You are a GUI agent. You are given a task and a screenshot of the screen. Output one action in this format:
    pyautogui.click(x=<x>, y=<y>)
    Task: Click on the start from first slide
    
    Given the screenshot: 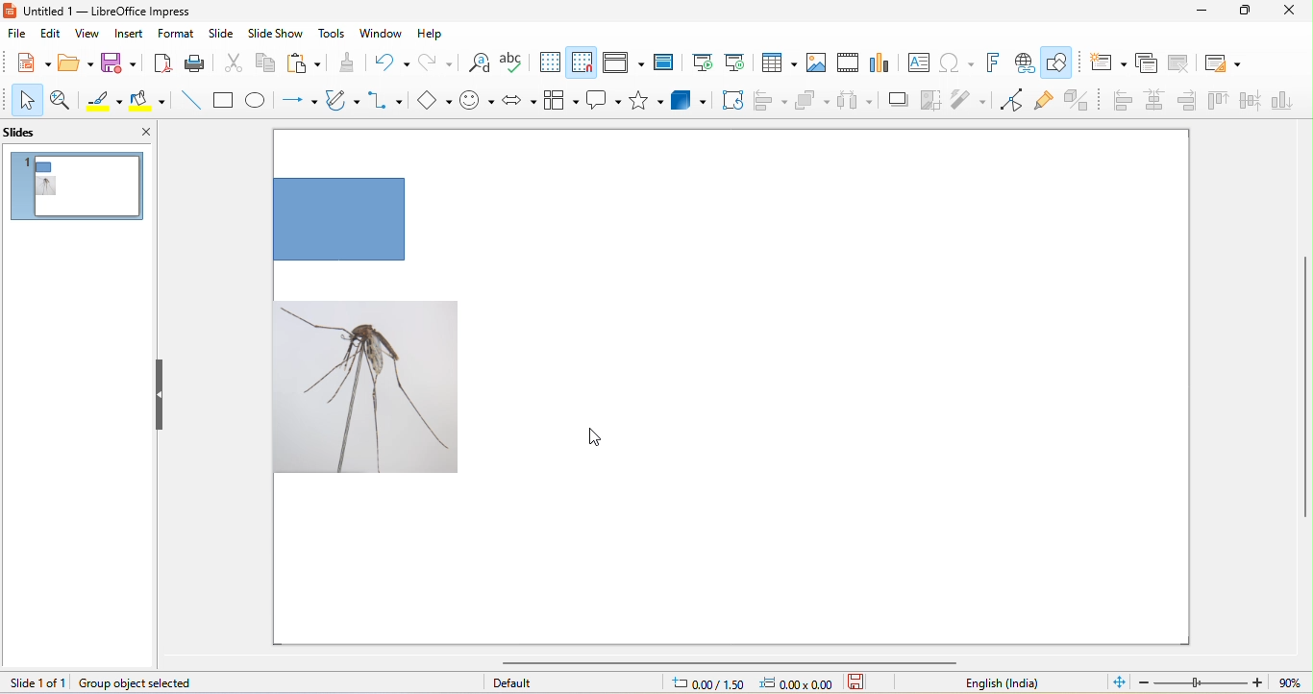 What is the action you would take?
    pyautogui.click(x=706, y=62)
    